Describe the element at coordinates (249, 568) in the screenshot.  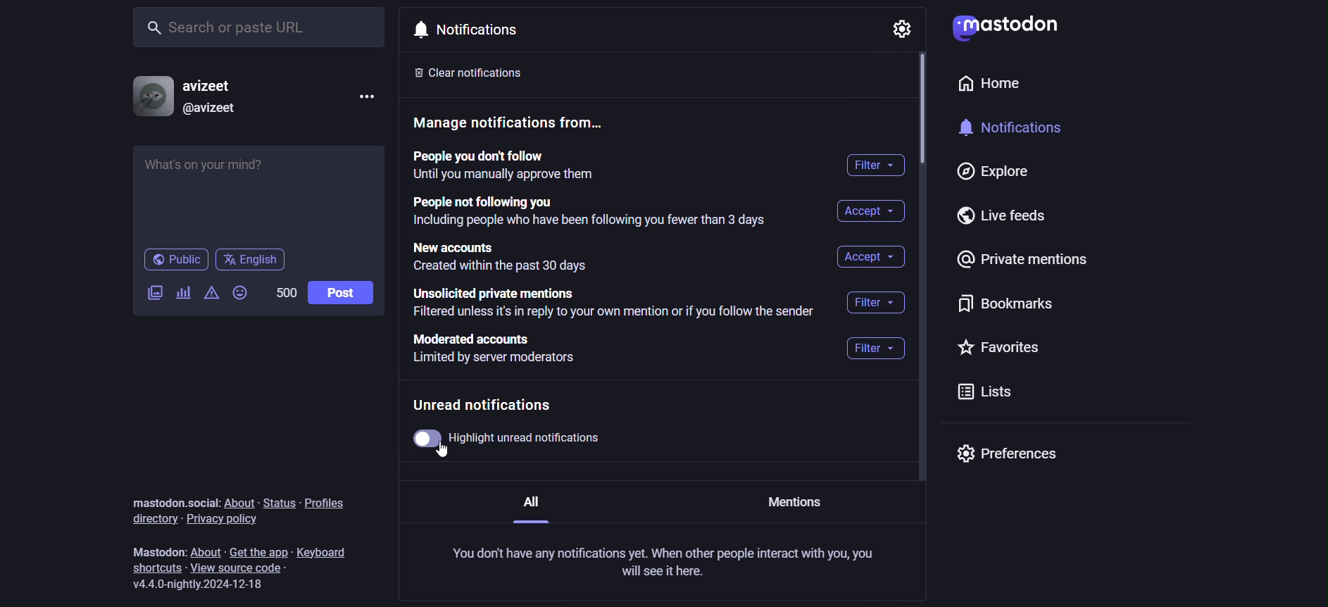
I see `view source code` at that location.